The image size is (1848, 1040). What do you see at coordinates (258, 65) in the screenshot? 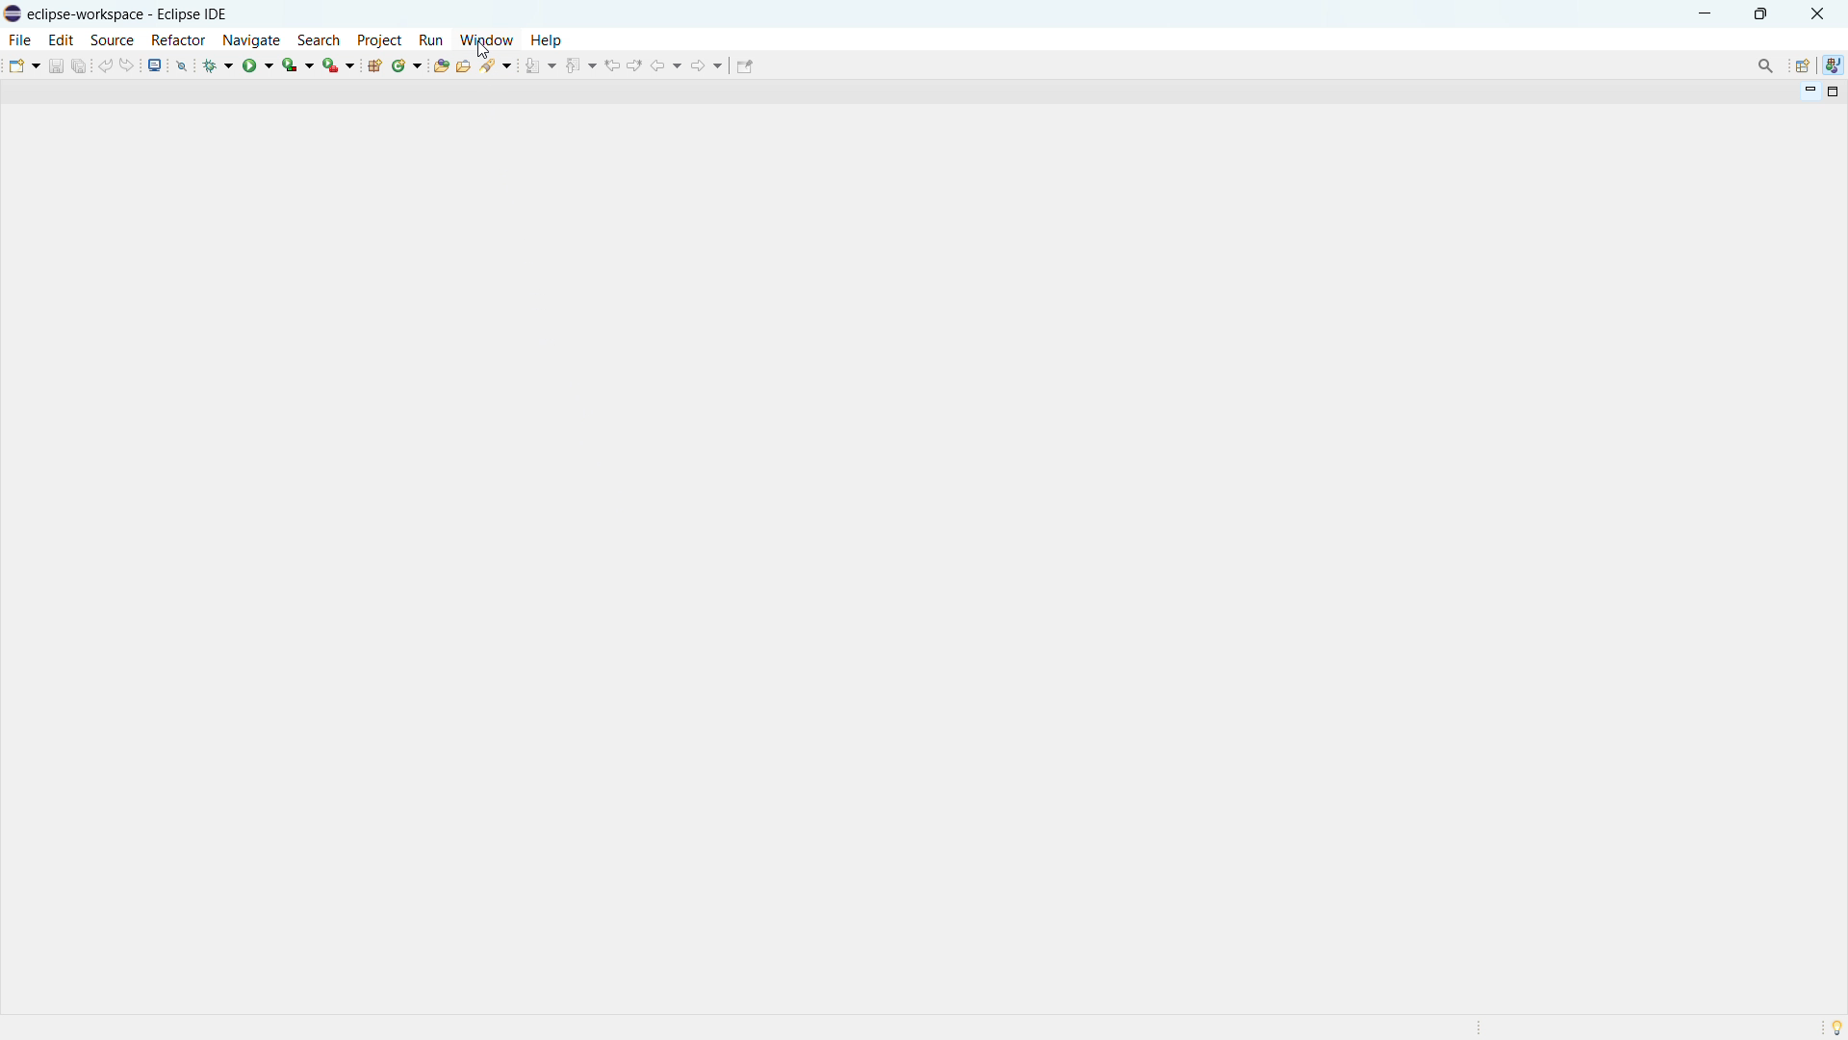
I see `run` at bounding box center [258, 65].